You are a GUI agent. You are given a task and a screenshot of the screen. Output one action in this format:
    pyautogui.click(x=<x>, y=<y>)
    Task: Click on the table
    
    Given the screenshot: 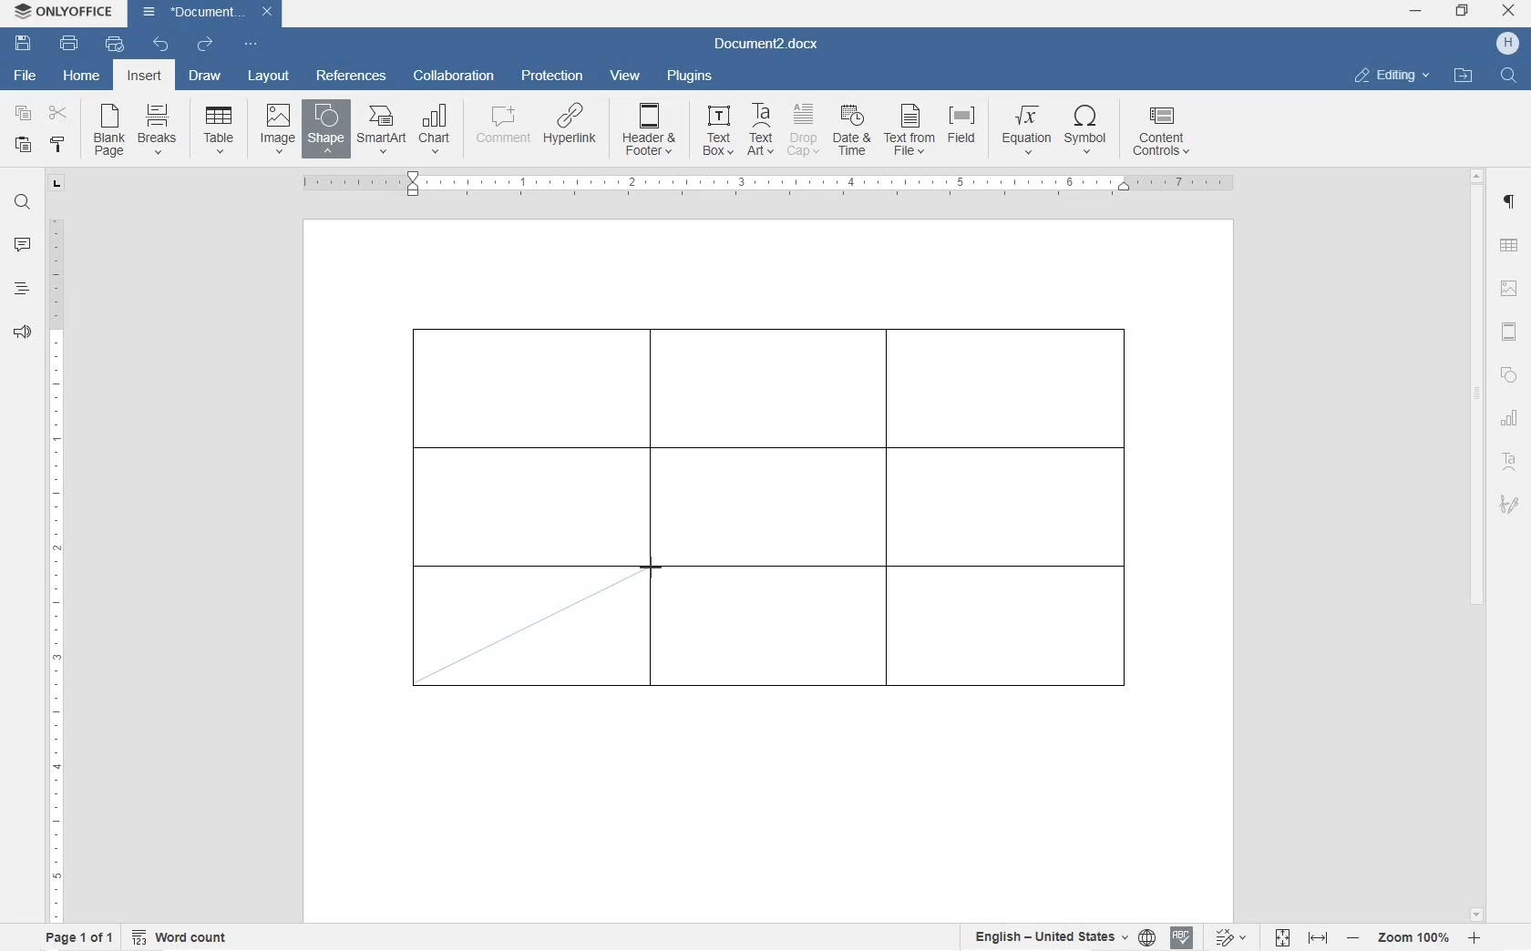 What is the action you would take?
    pyautogui.click(x=1509, y=247)
    